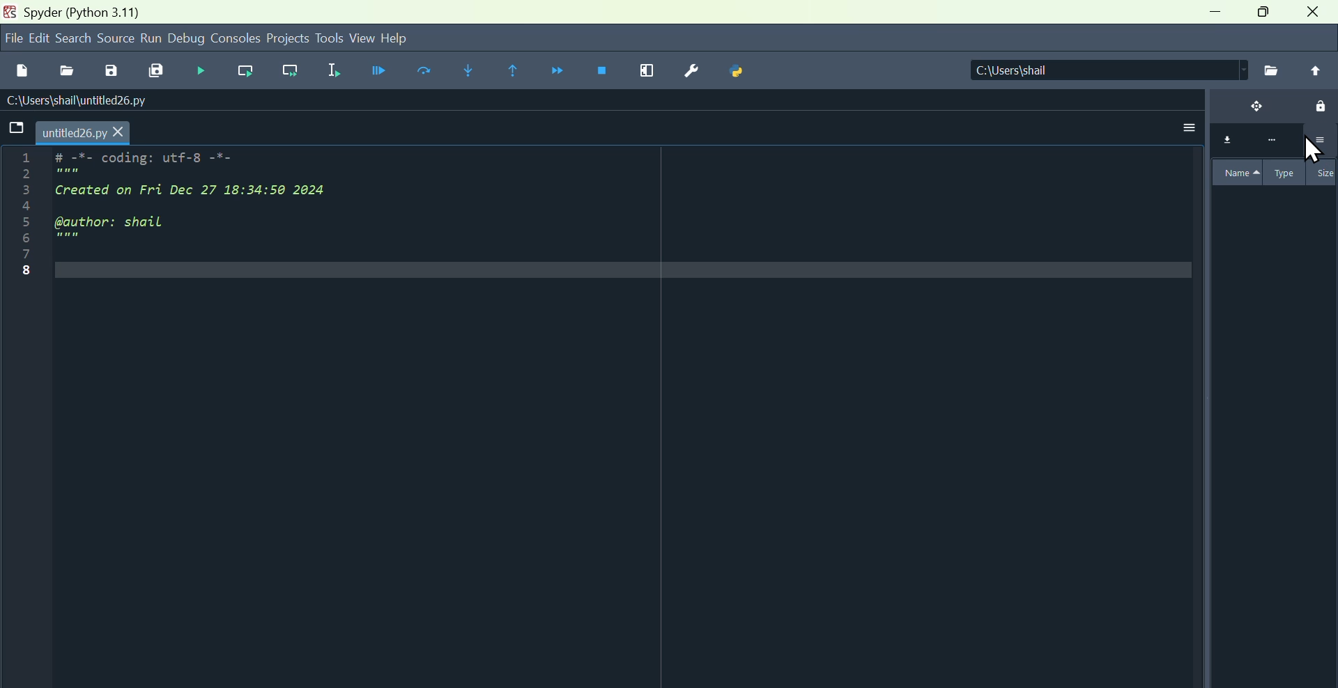 The height and width of the screenshot is (688, 1338). I want to click on Continue execution until next function, so click(560, 72).